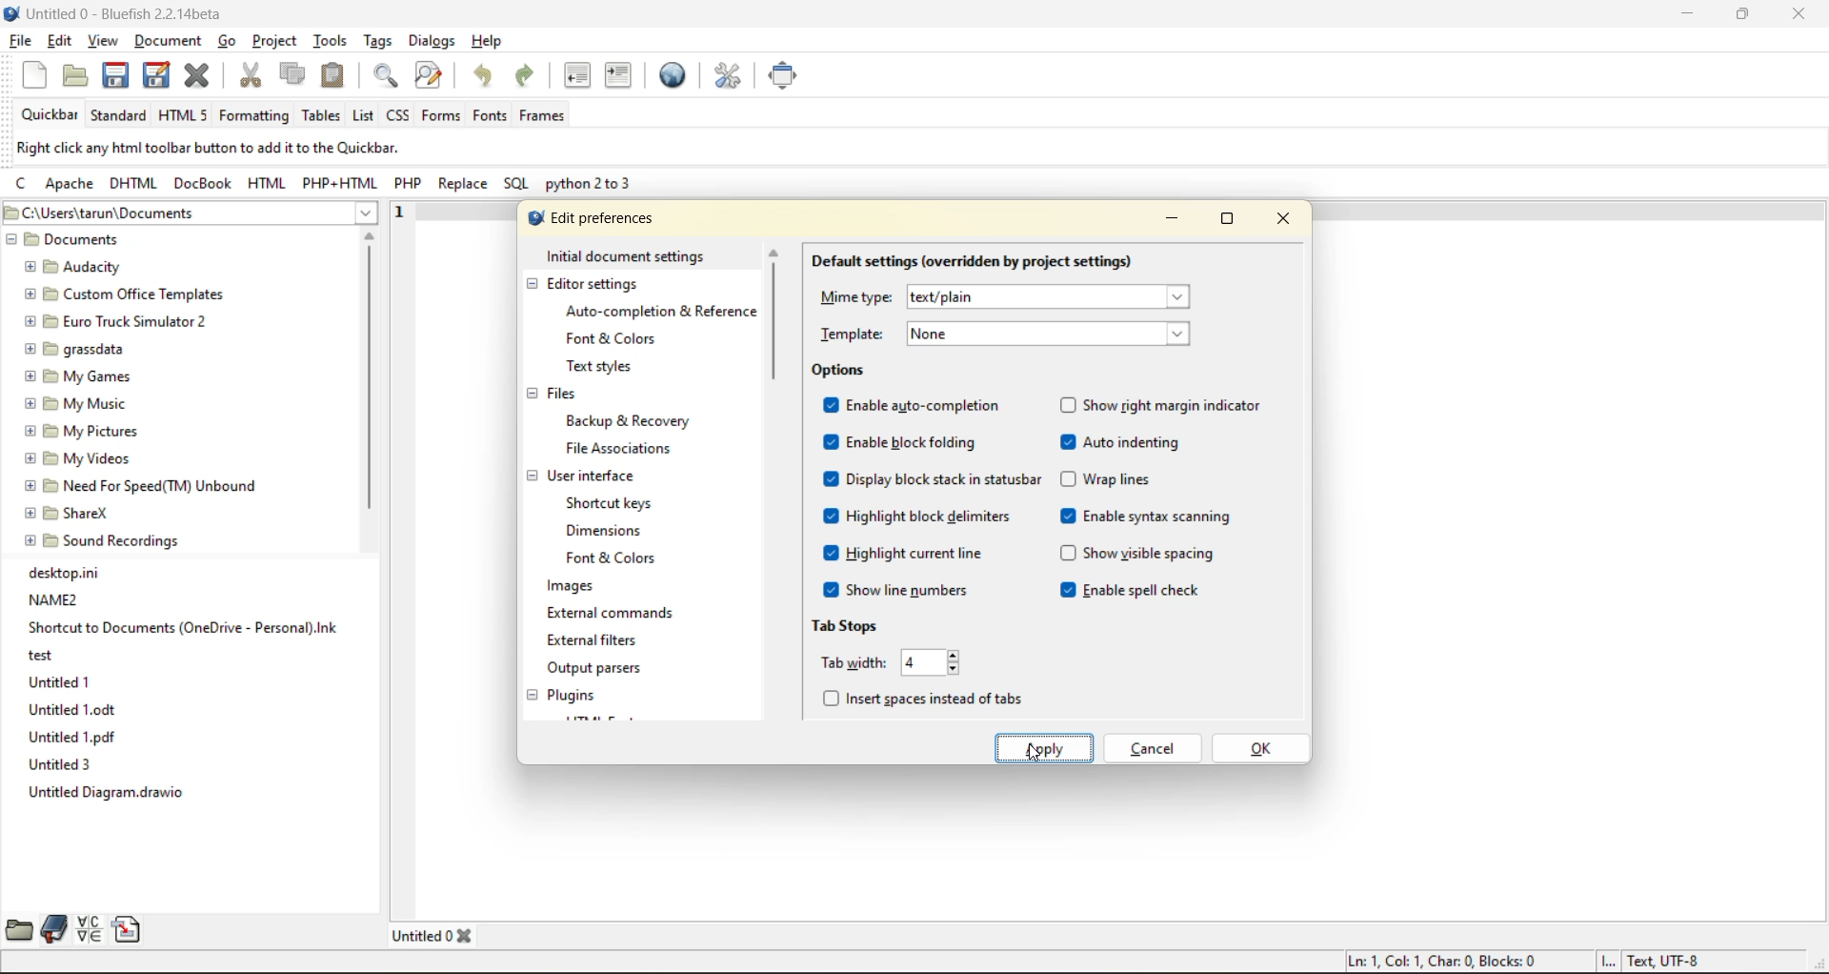  Describe the element at coordinates (78, 457) in the screenshot. I see `@ B My Videos` at that location.